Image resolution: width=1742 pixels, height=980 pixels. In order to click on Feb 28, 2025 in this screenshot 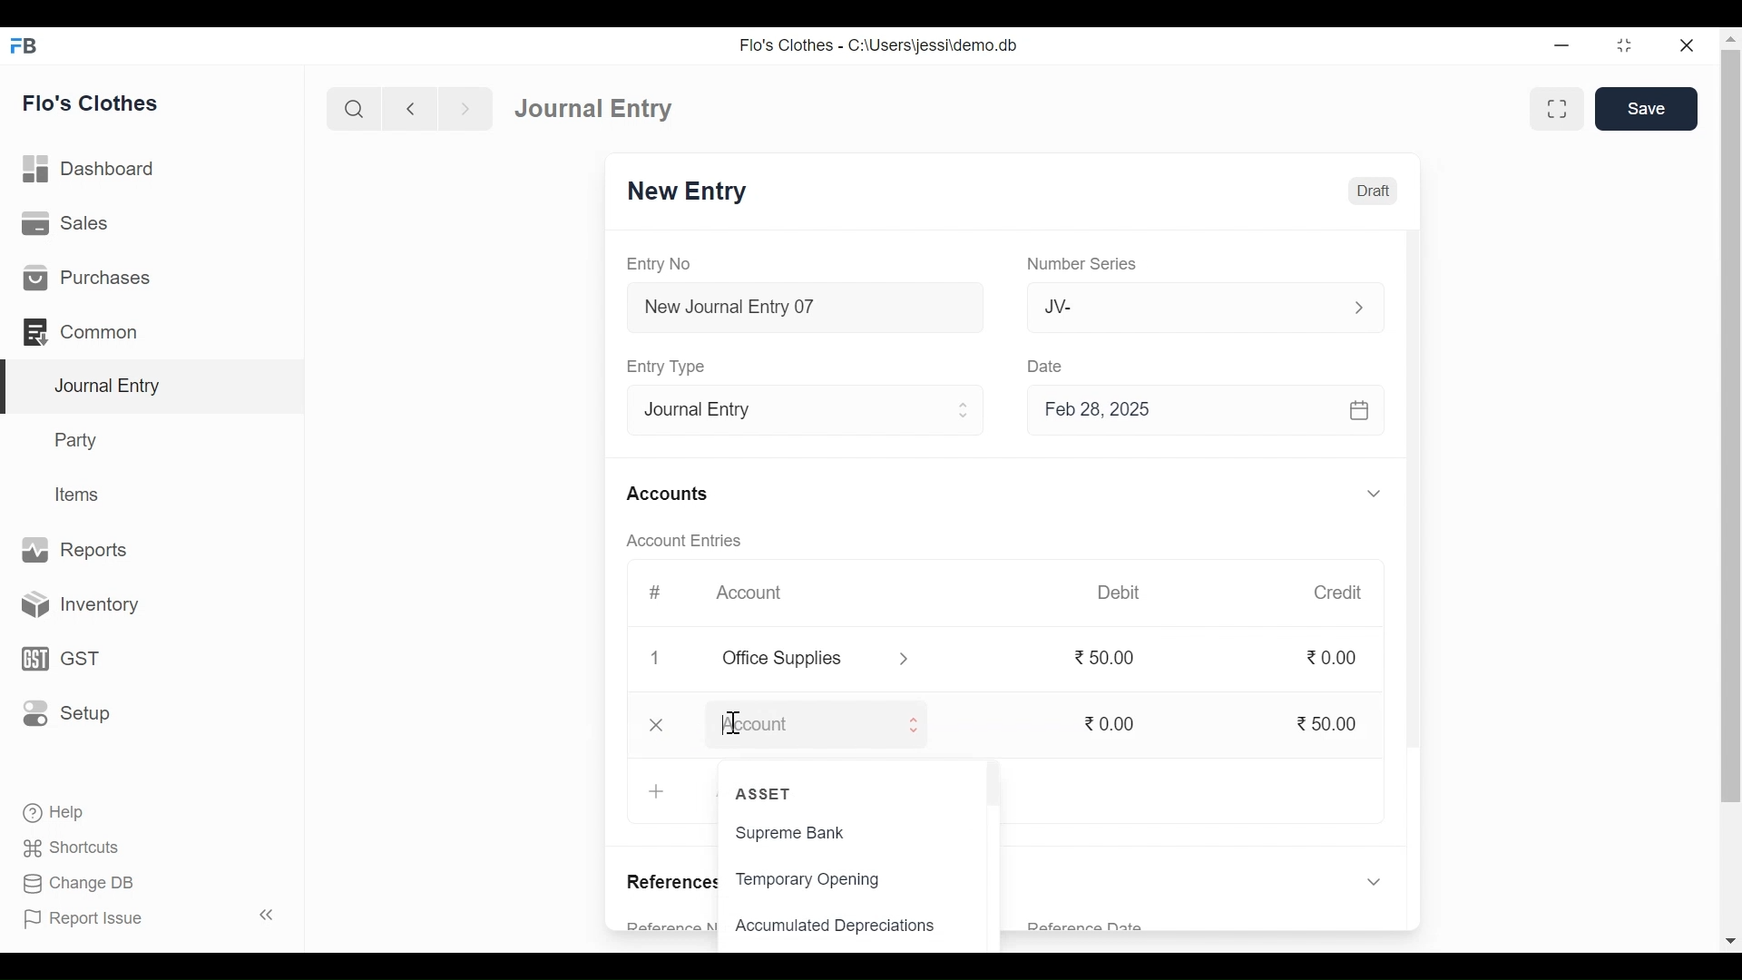, I will do `click(1209, 413)`.